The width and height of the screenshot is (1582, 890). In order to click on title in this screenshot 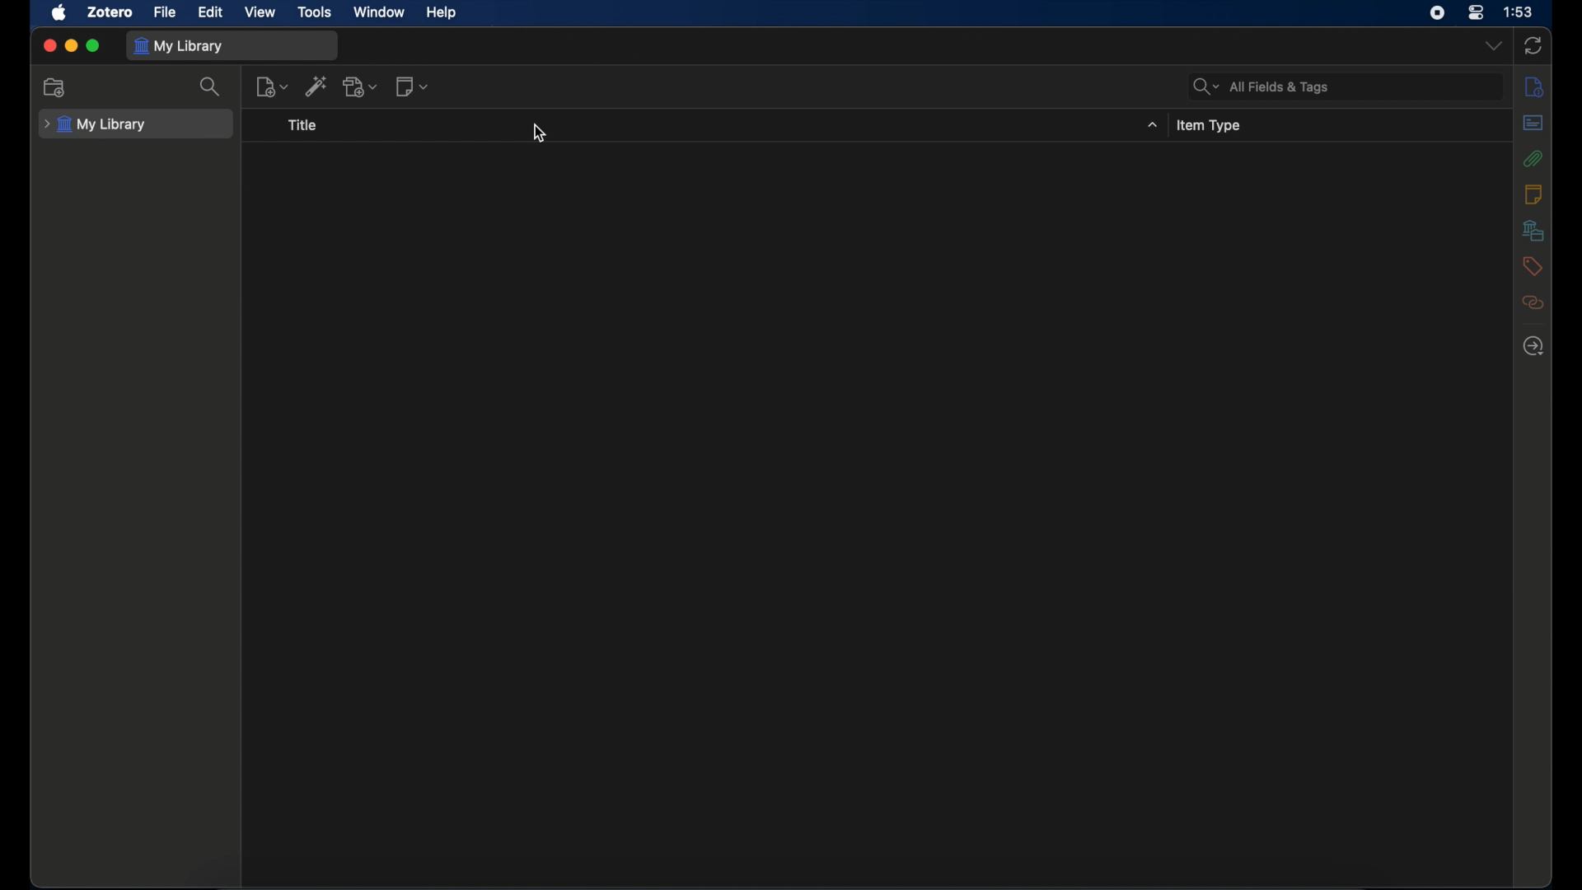, I will do `click(305, 124)`.